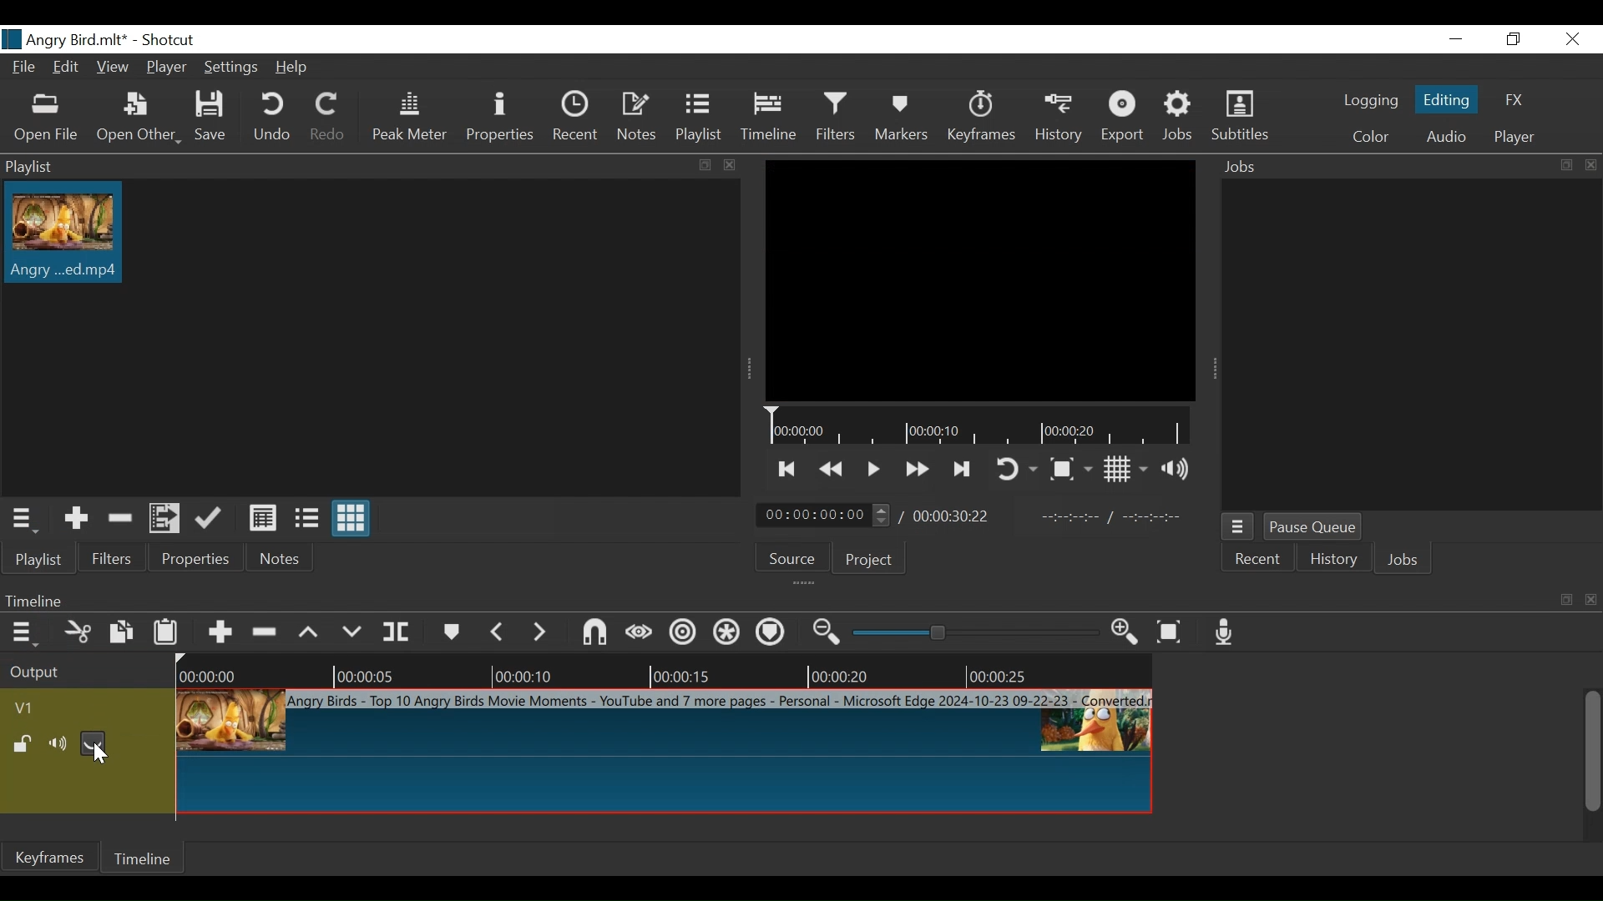  I want to click on Append, so click(220, 632).